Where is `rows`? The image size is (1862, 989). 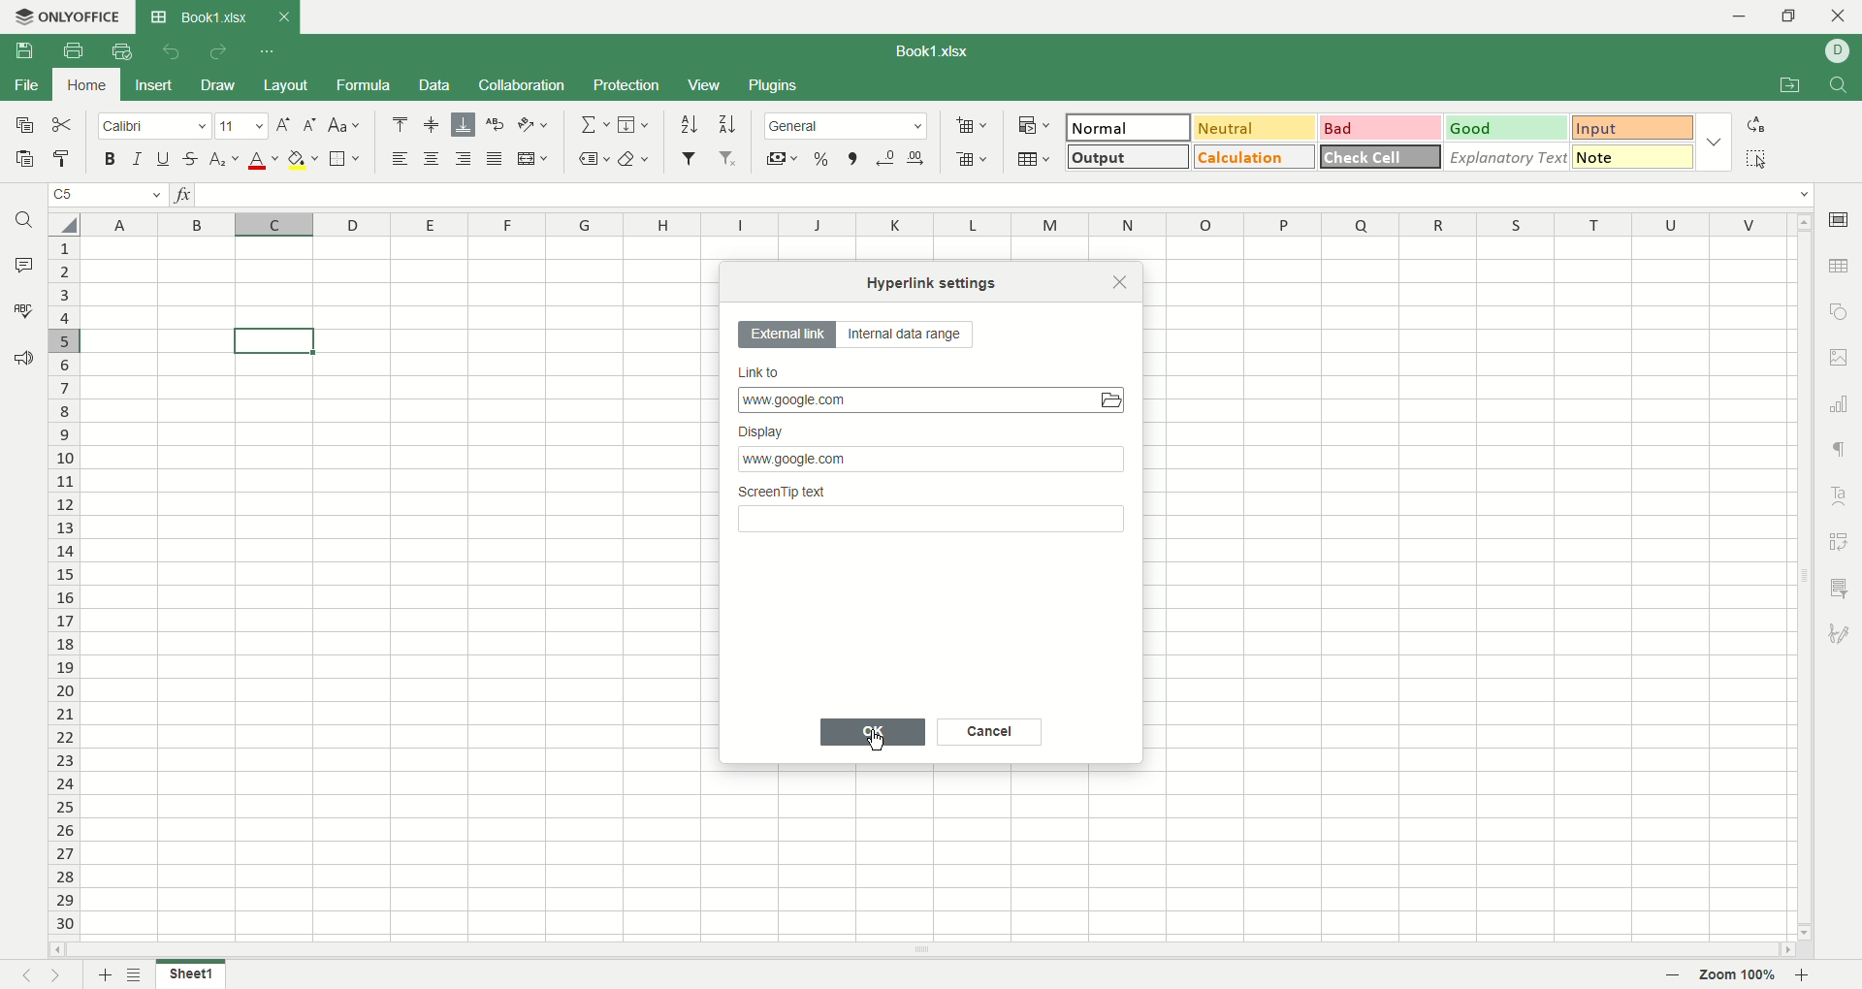 rows is located at coordinates (67, 590).